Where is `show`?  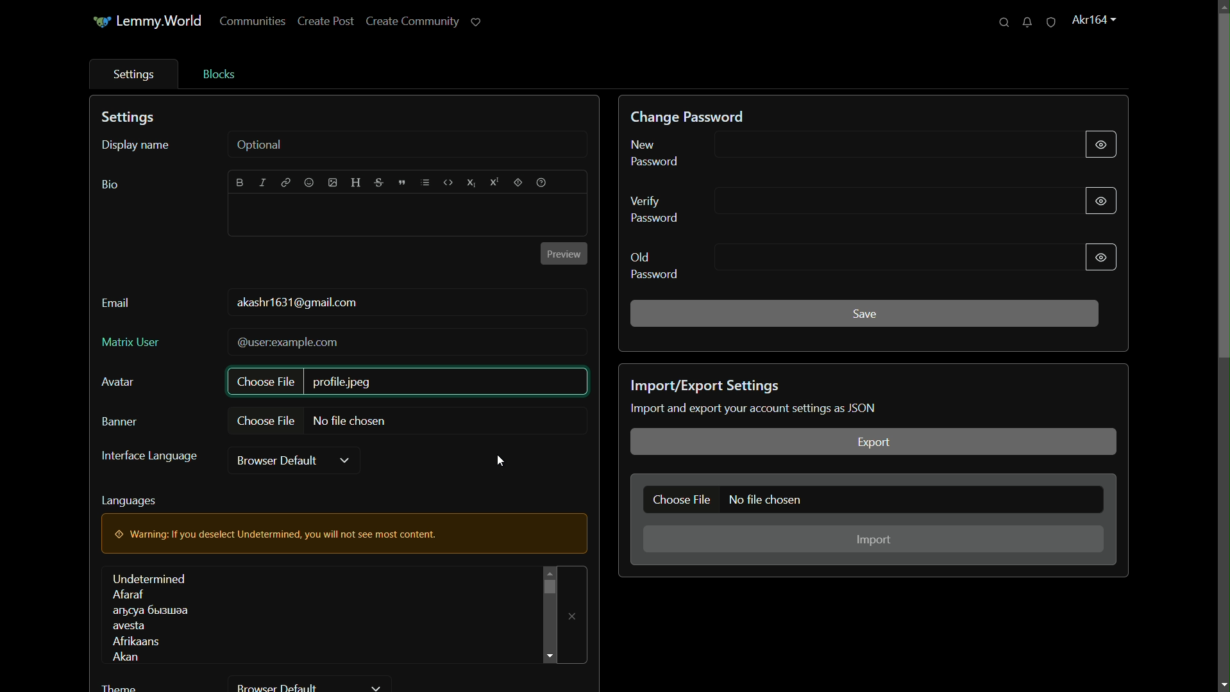 show is located at coordinates (1099, 257).